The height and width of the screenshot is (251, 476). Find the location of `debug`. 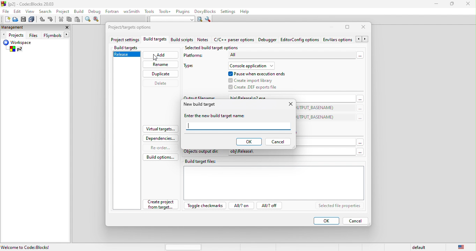

debug is located at coordinates (95, 12).